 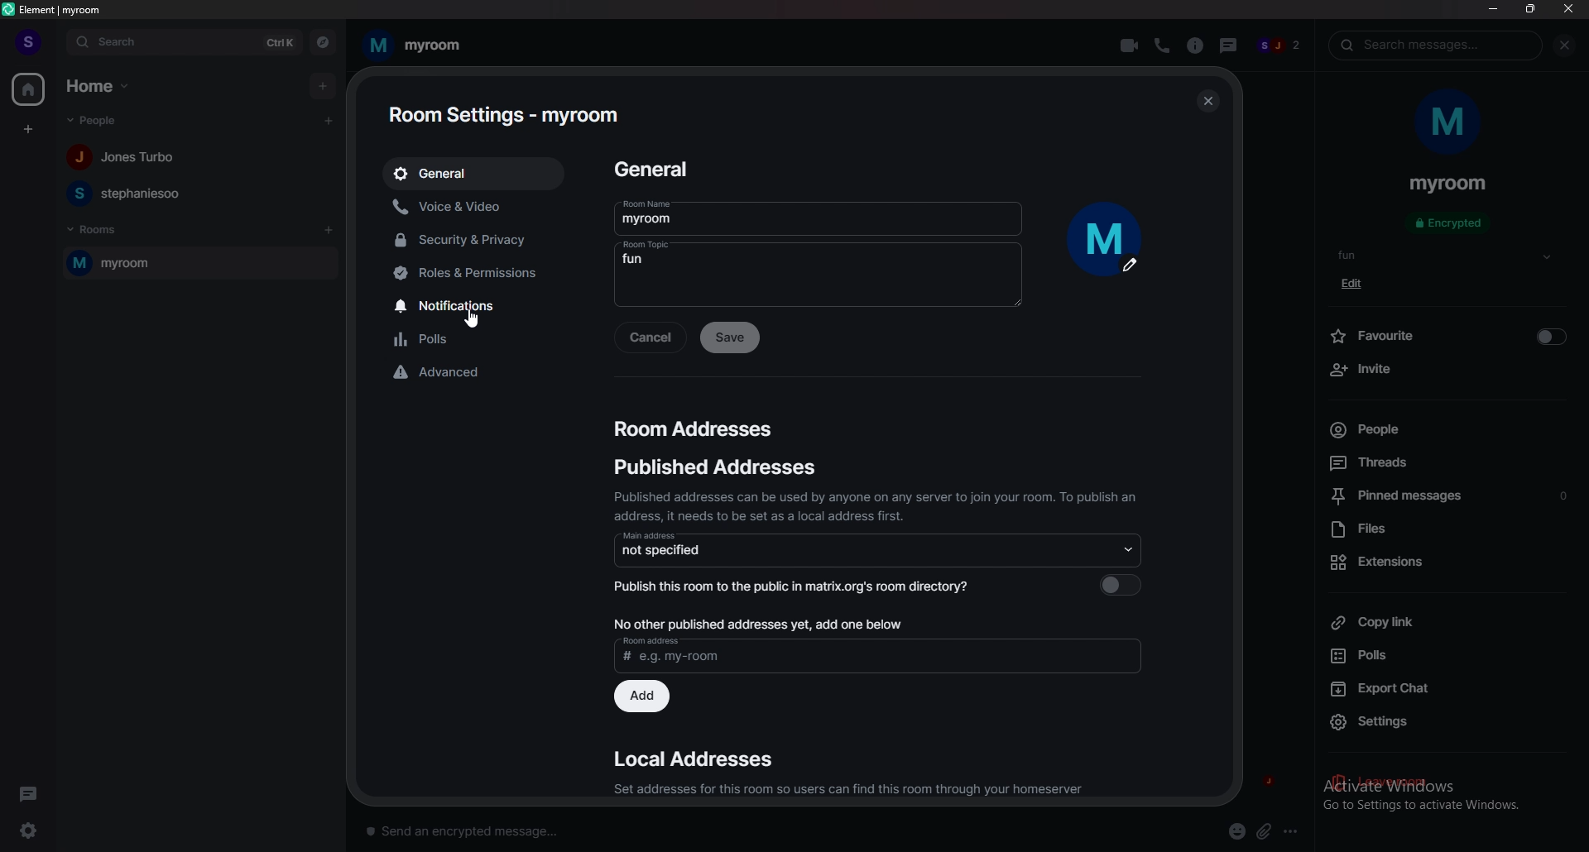 I want to click on people, so click(x=1279, y=47).